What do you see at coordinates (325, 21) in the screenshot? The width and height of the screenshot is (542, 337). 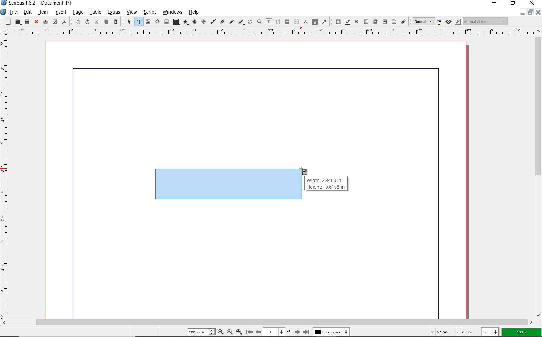 I see `eye dropper` at bounding box center [325, 21].